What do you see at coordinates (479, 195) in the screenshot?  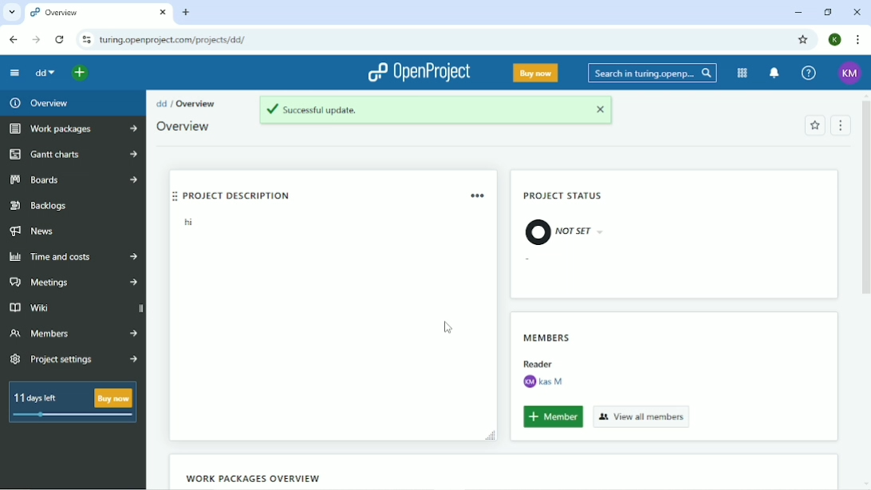 I see `More options` at bounding box center [479, 195].